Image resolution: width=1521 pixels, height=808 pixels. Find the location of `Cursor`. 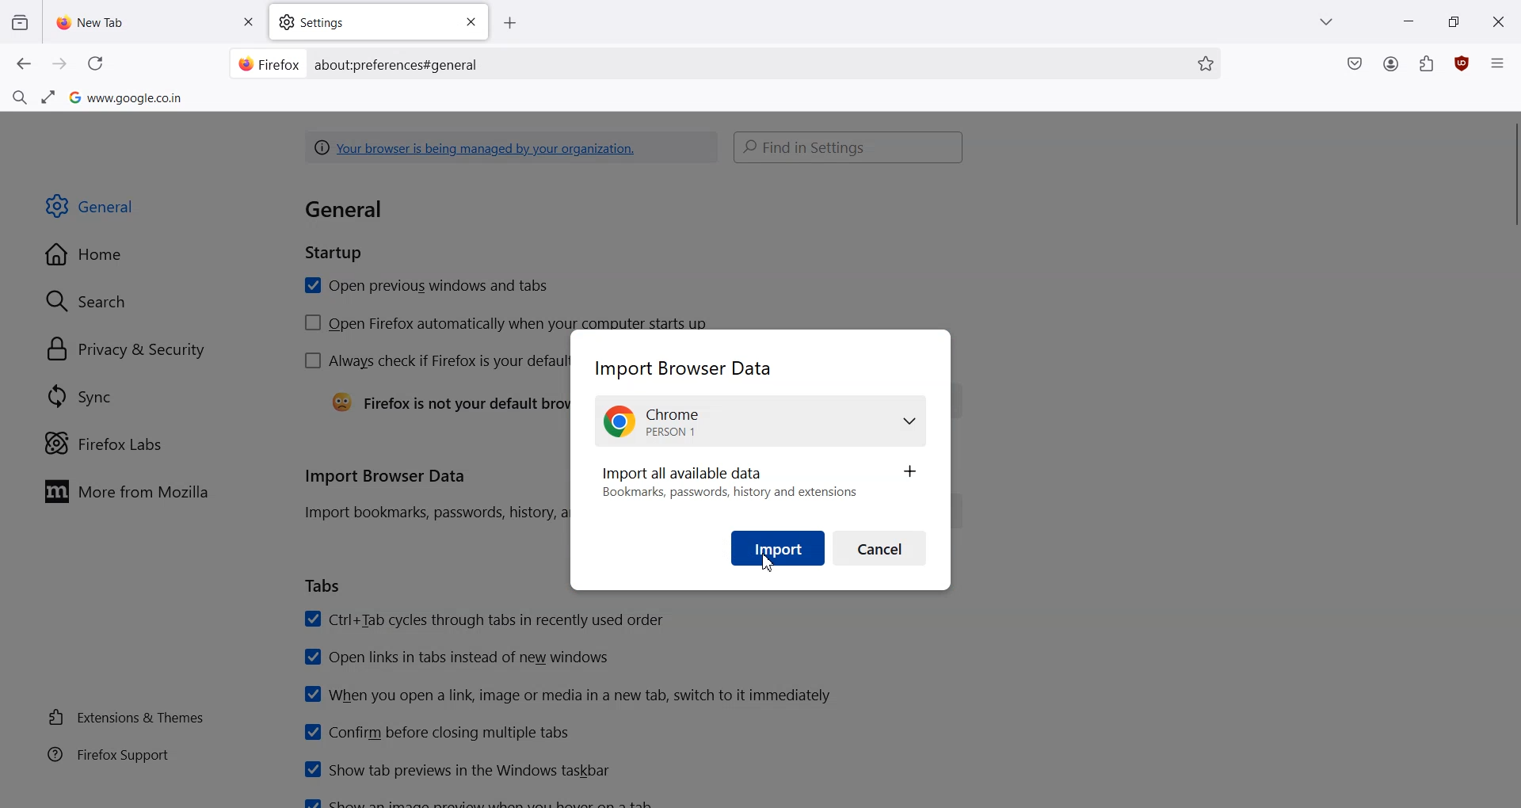

Cursor is located at coordinates (772, 564).